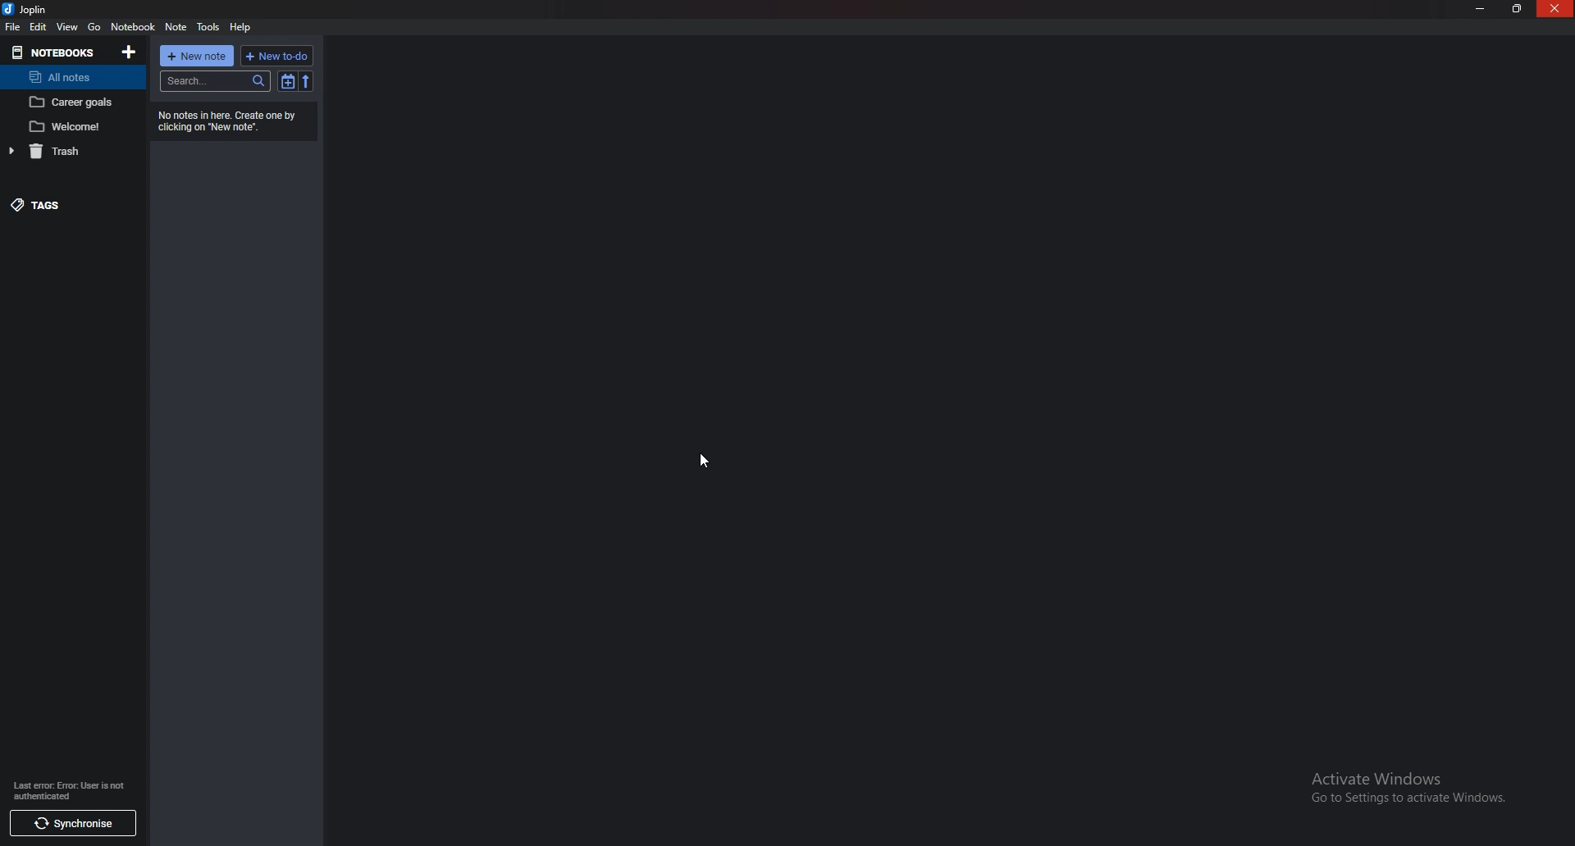 This screenshot has height=846, width=1575. What do you see at coordinates (66, 26) in the screenshot?
I see `view` at bounding box center [66, 26].